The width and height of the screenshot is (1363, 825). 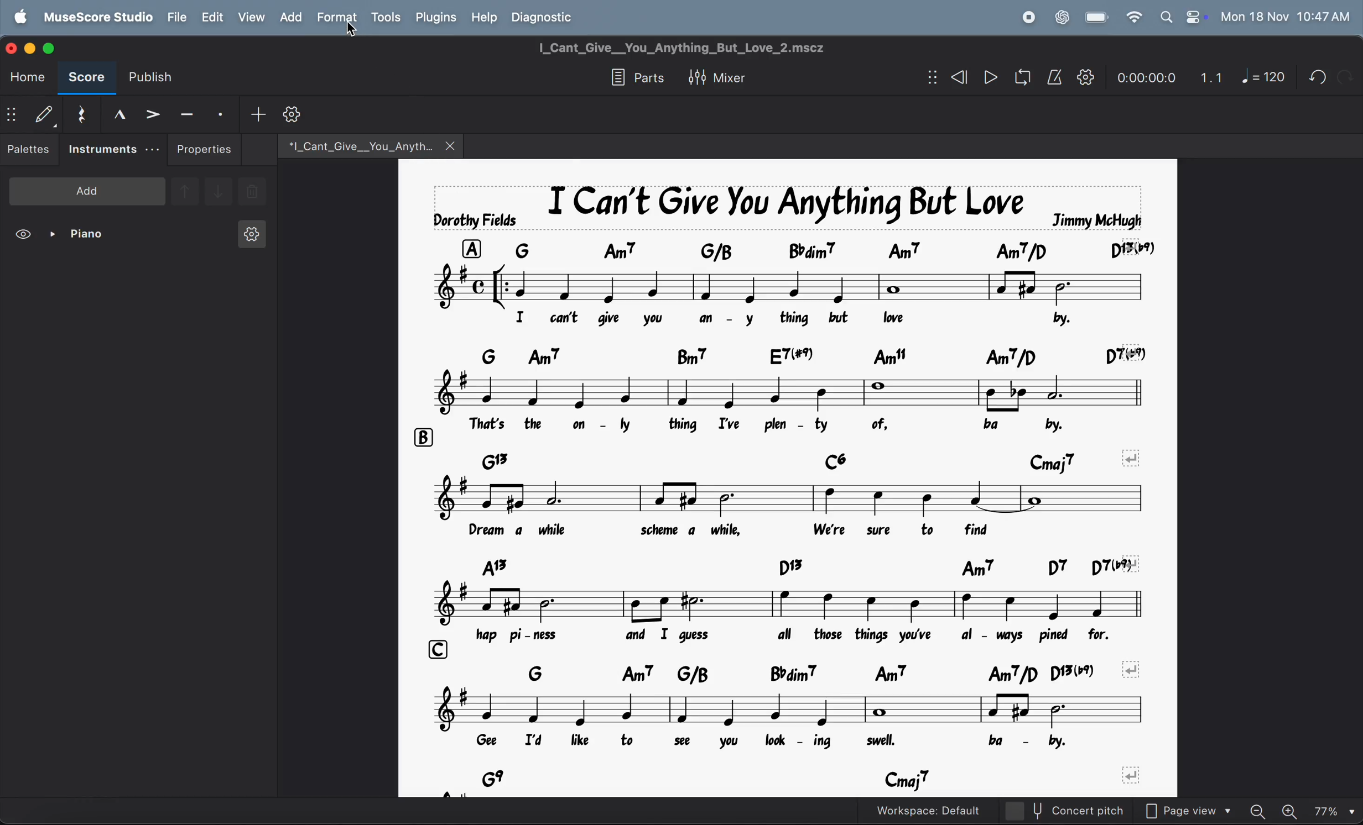 What do you see at coordinates (634, 78) in the screenshot?
I see `parts` at bounding box center [634, 78].